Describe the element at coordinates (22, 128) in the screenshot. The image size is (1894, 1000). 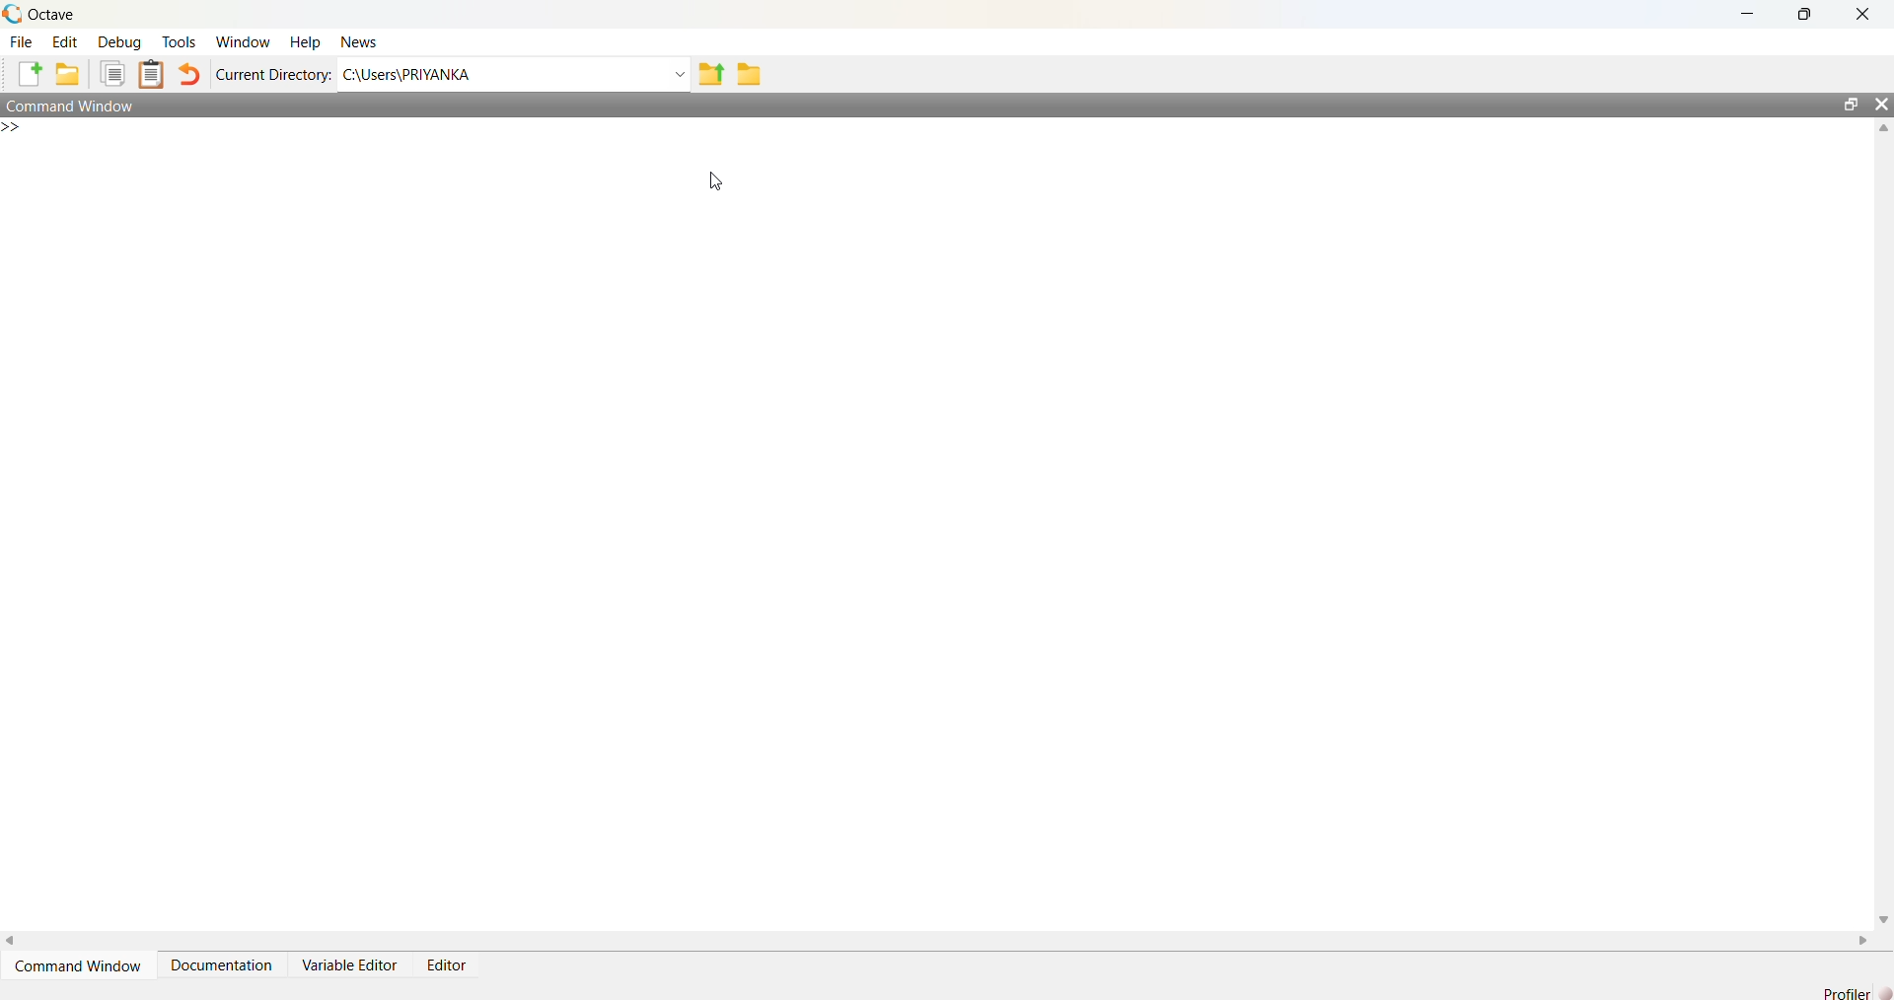
I see `Prompt cursor` at that location.